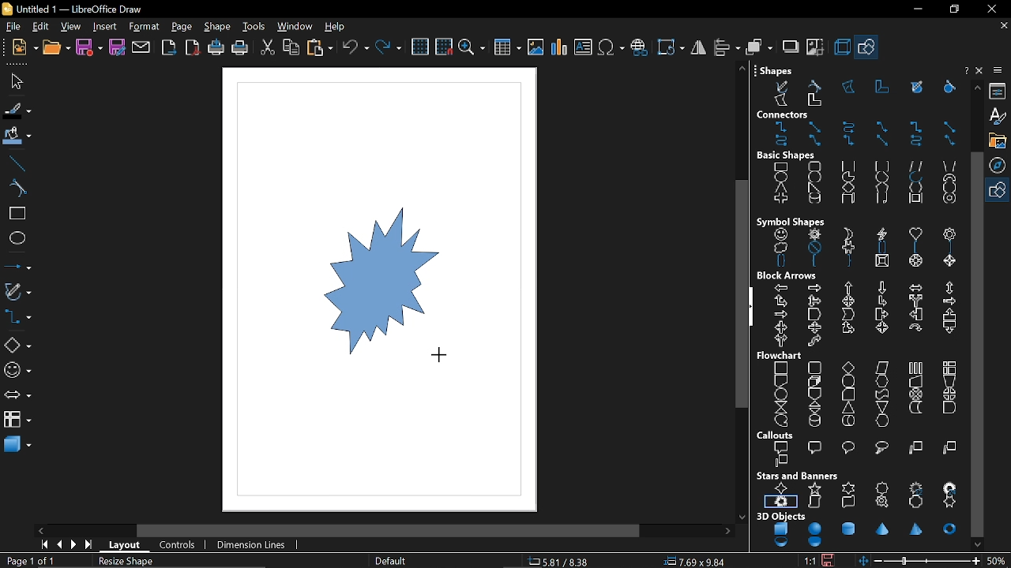 The height and width of the screenshot is (568, 1011). Describe the element at coordinates (999, 191) in the screenshot. I see `Basic shapes` at that location.